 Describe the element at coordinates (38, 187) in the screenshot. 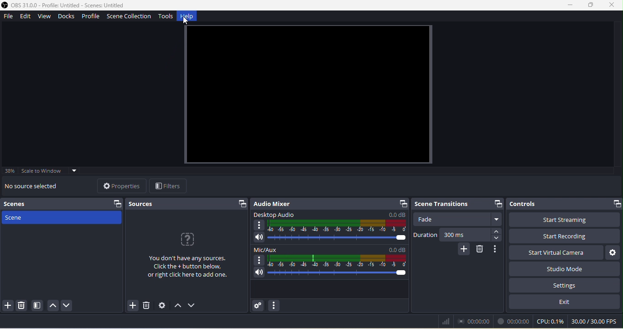

I see `no source selected` at that location.